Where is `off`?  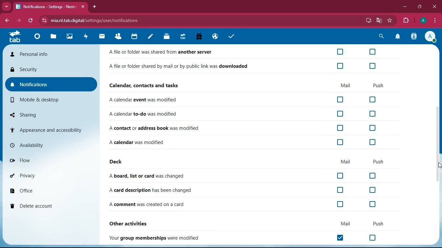
off is located at coordinates (340, 191).